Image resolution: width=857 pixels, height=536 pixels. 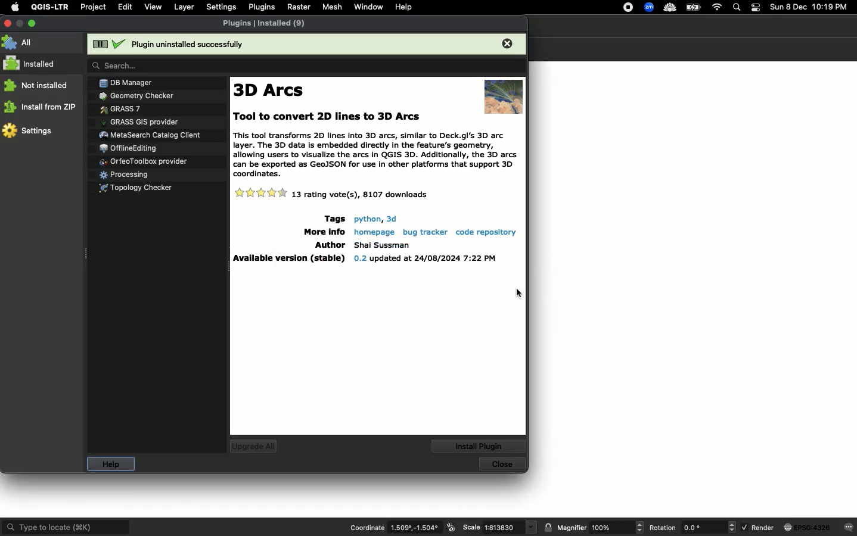 I want to click on Install from ZP, so click(x=42, y=106).